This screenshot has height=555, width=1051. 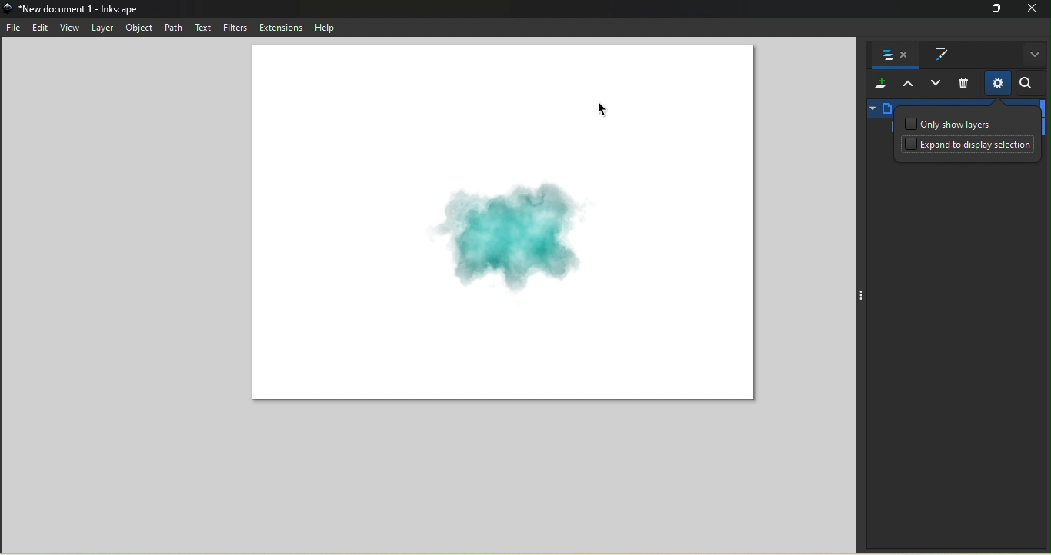 I want to click on app icon, so click(x=9, y=8).